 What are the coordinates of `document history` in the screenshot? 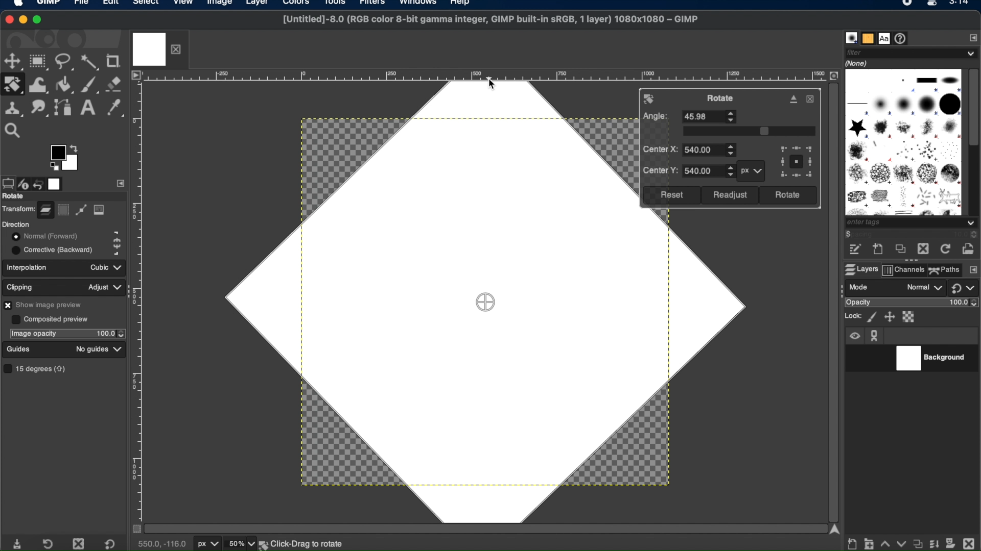 It's located at (903, 38).